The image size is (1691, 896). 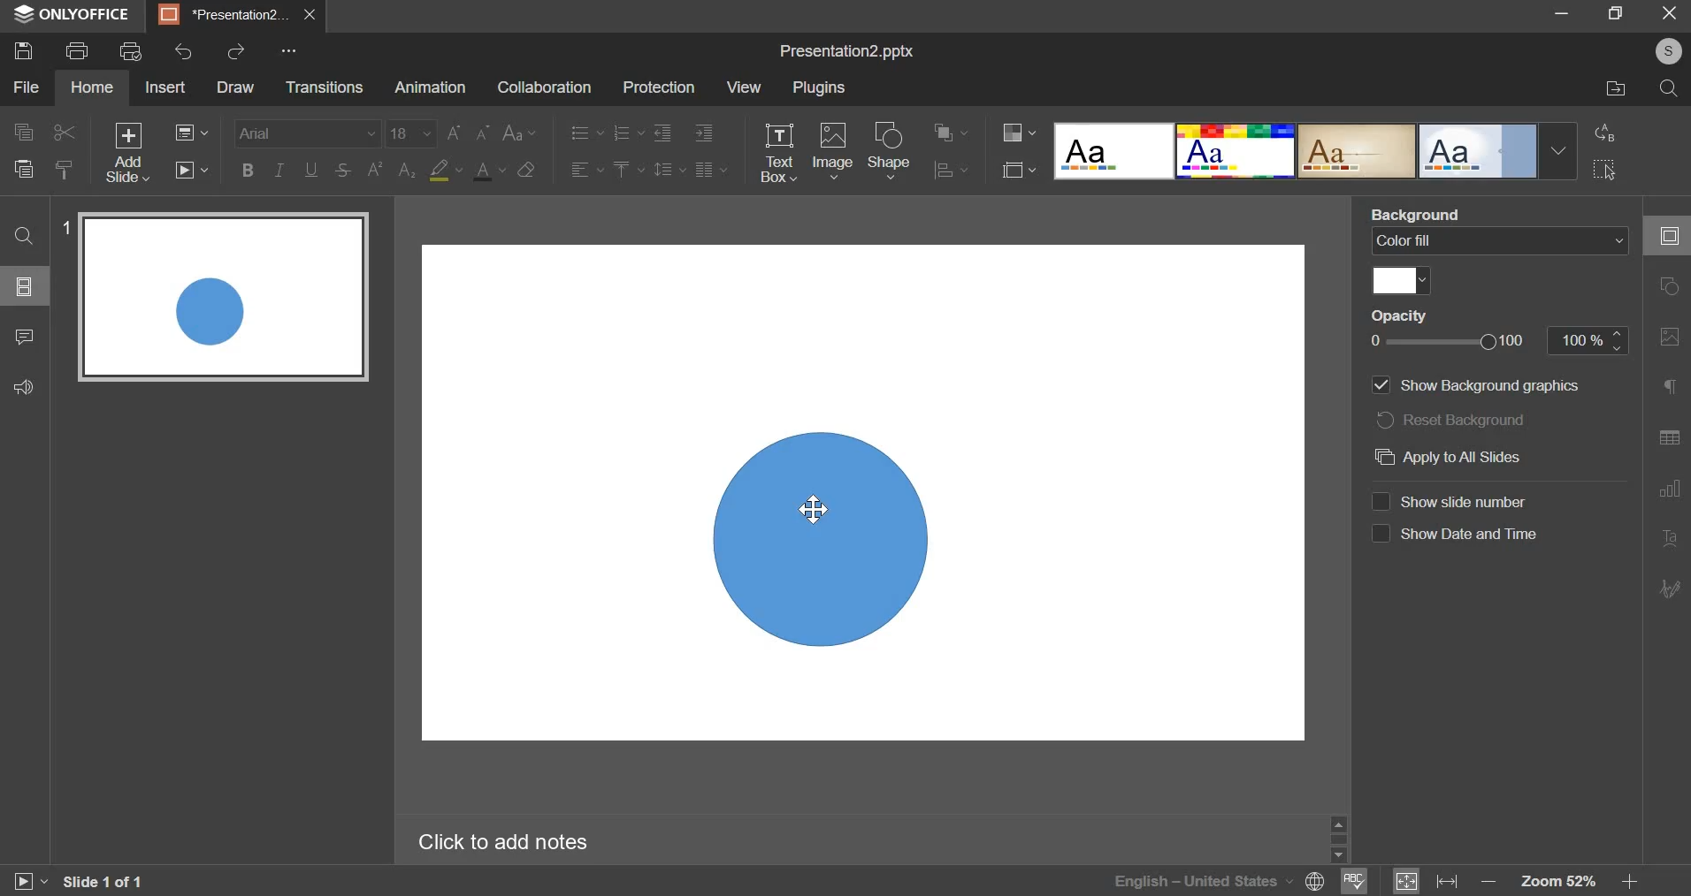 What do you see at coordinates (22, 236) in the screenshot?
I see `find` at bounding box center [22, 236].